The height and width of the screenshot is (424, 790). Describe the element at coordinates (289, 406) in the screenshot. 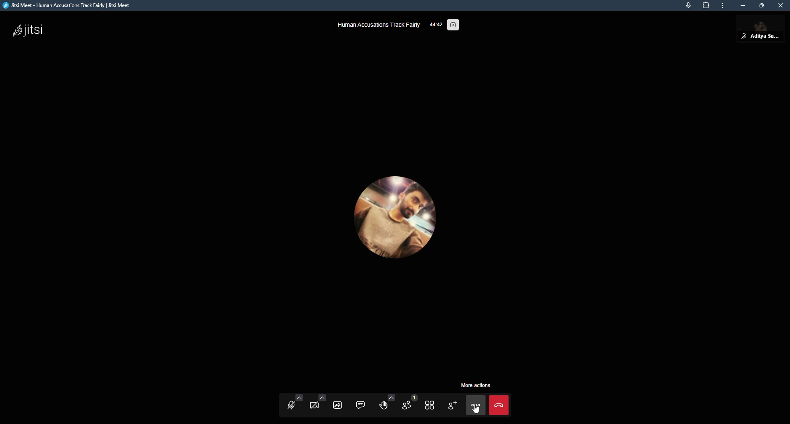

I see `start mic` at that location.